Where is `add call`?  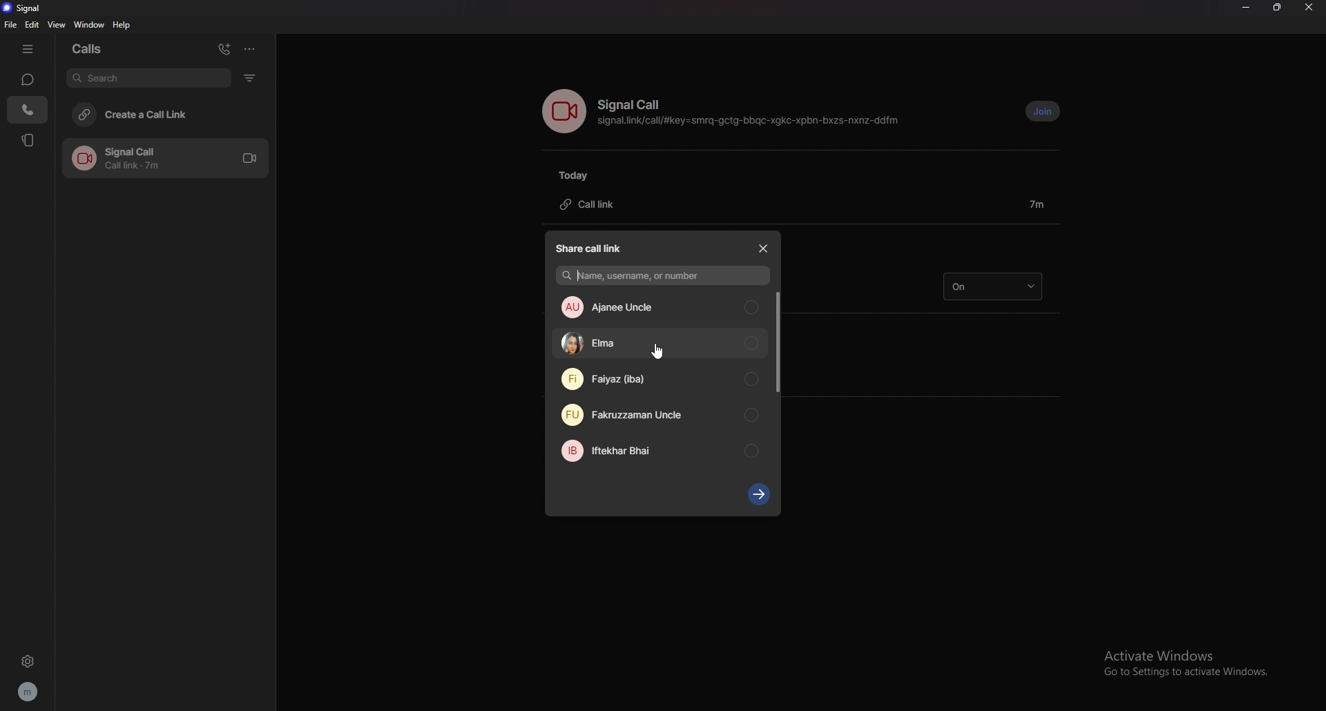 add call is located at coordinates (224, 48).